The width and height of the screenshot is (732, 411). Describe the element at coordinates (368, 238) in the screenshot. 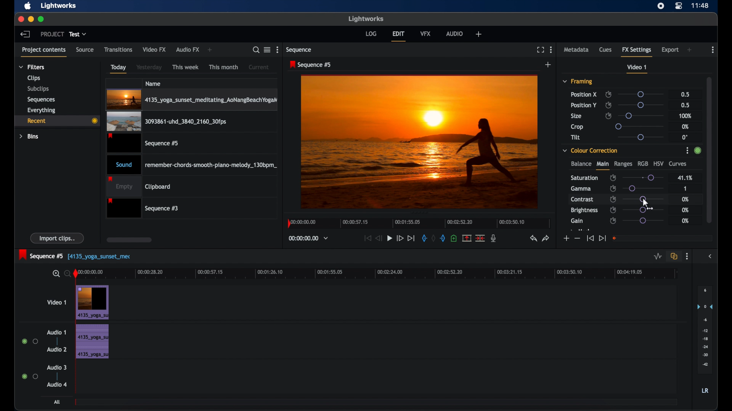

I see `jump to start` at that location.